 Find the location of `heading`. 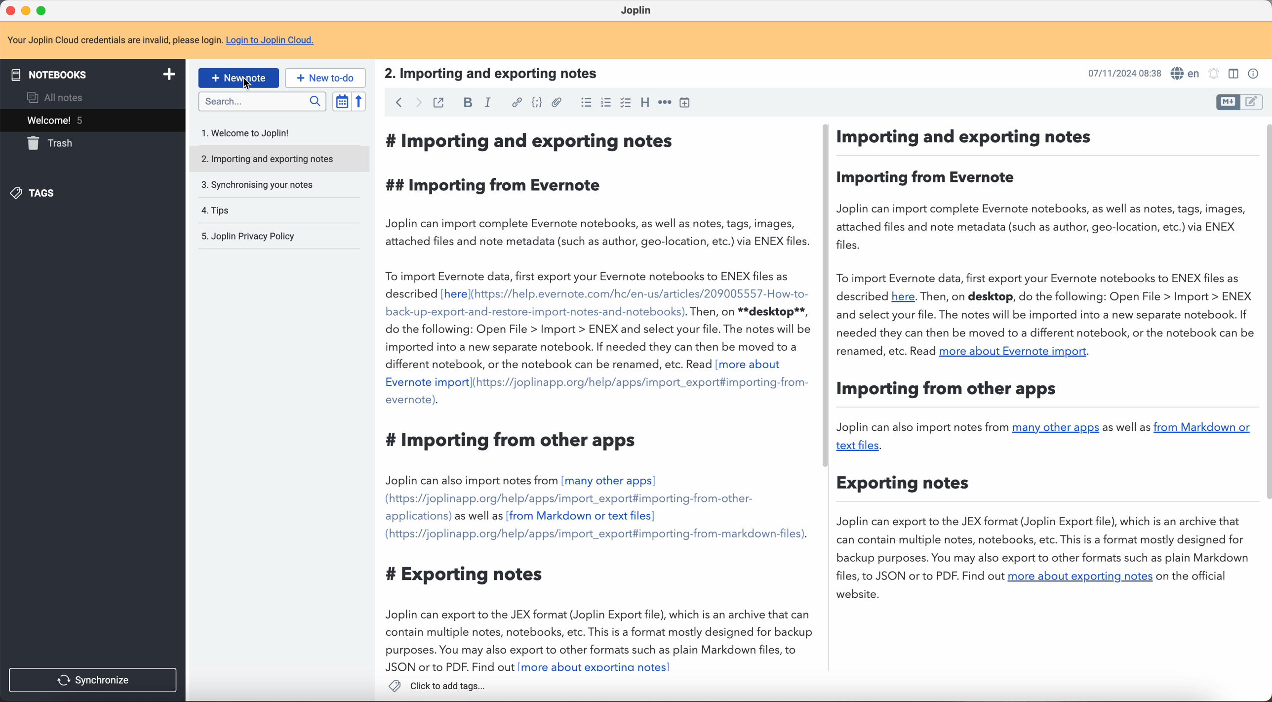

heading is located at coordinates (645, 104).